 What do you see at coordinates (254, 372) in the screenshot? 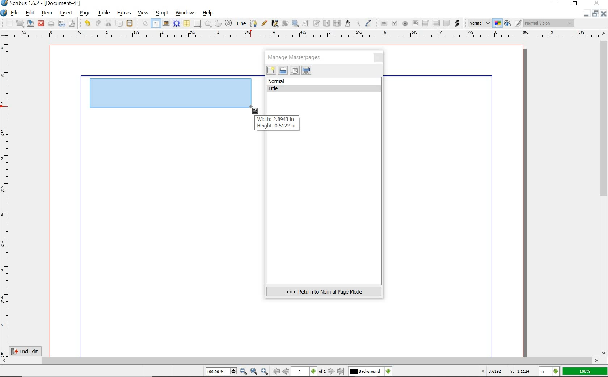
I see `zoom to 100%` at bounding box center [254, 372].